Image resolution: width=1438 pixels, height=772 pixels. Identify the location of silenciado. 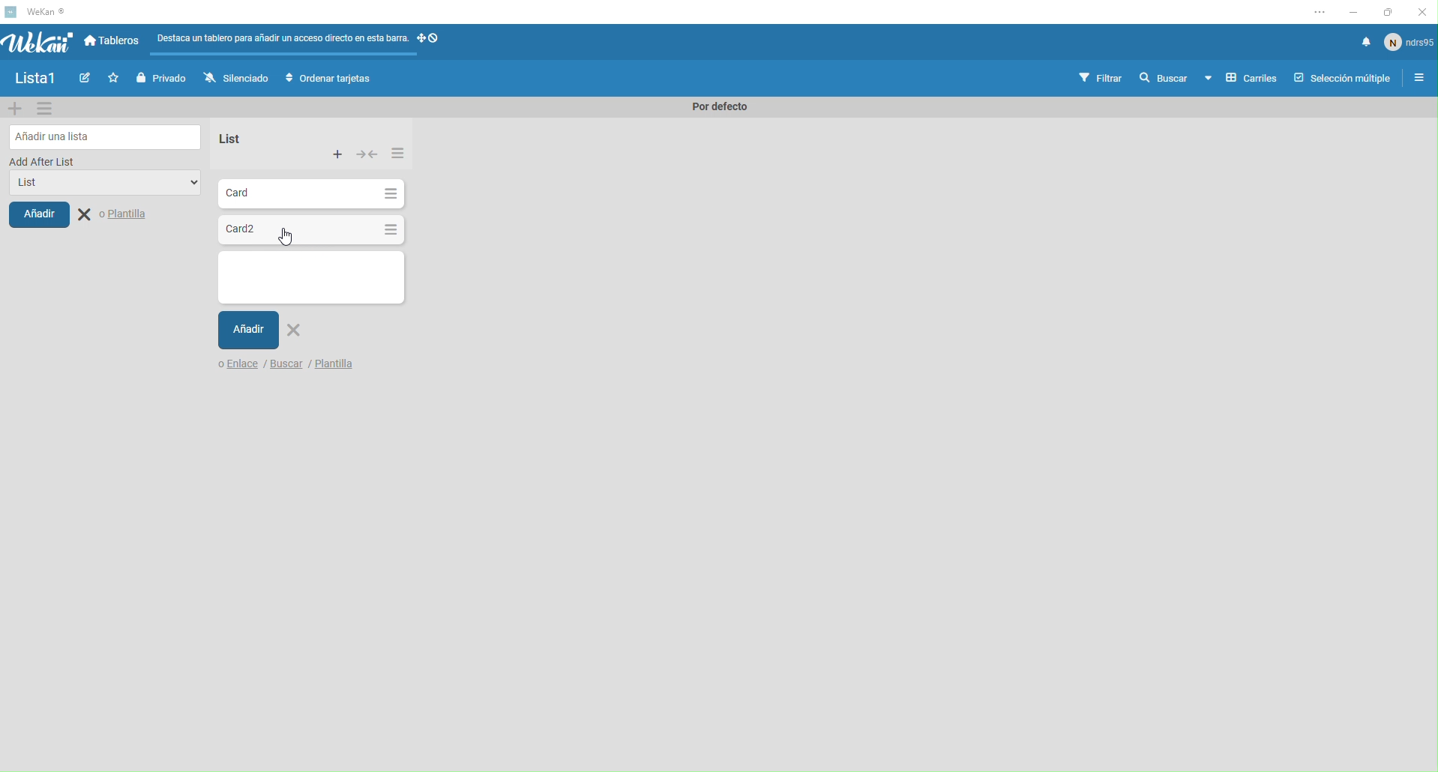
(232, 78).